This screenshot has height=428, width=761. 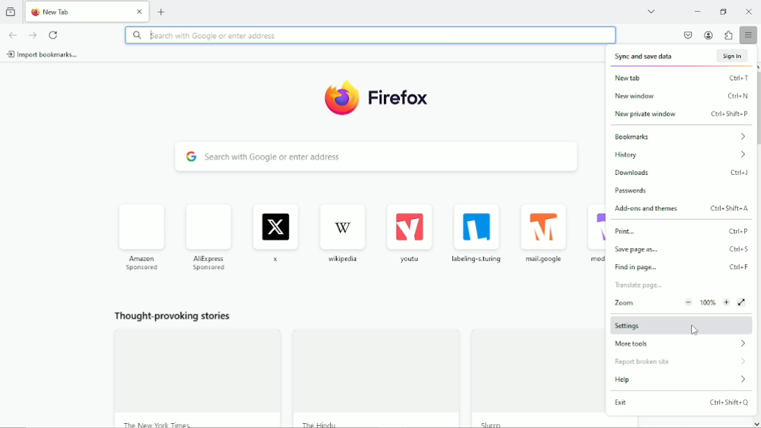 I want to click on AliExpress, so click(x=210, y=236).